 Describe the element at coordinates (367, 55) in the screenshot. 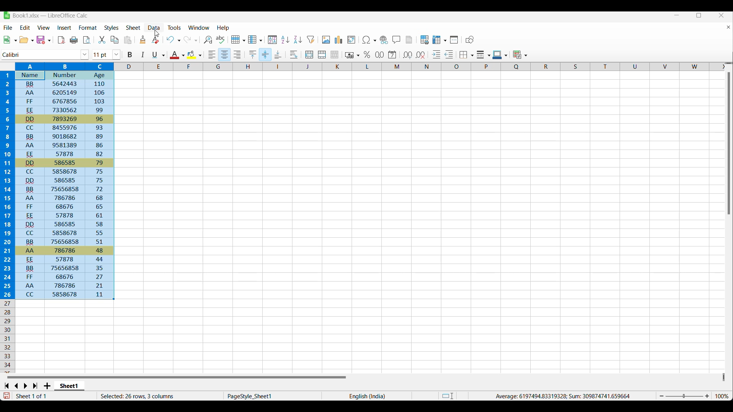

I see `Format as percent` at that location.